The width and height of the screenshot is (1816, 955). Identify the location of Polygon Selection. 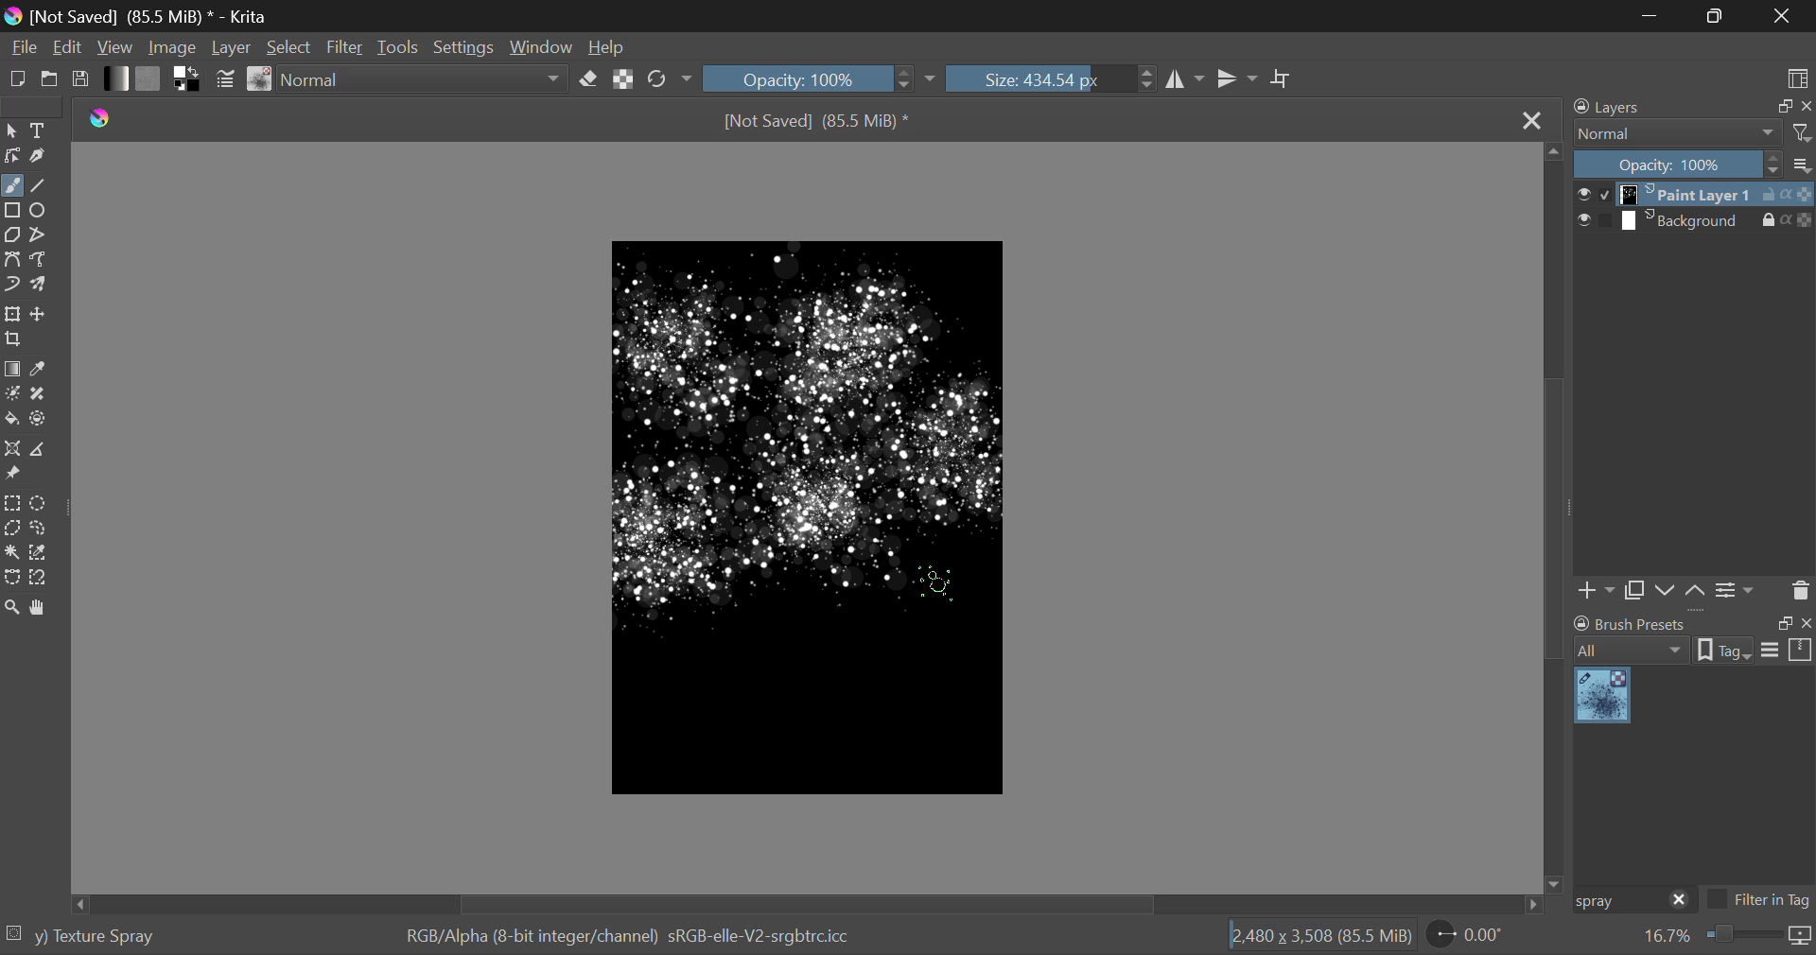
(12, 527).